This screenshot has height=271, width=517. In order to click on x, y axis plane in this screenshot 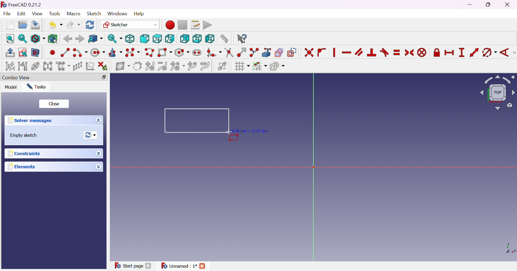, I will do `click(507, 248)`.